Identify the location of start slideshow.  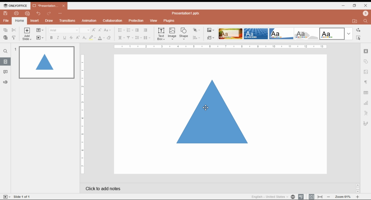
(7, 197).